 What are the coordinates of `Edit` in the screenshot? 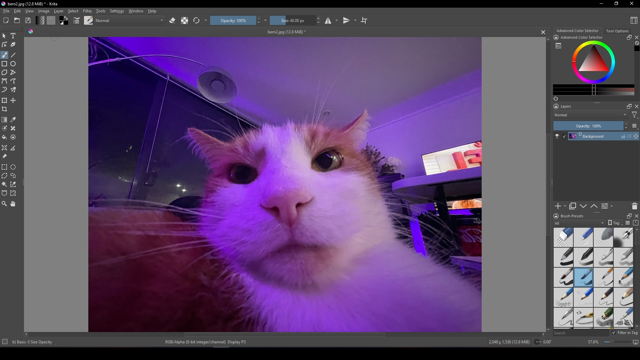 It's located at (17, 11).